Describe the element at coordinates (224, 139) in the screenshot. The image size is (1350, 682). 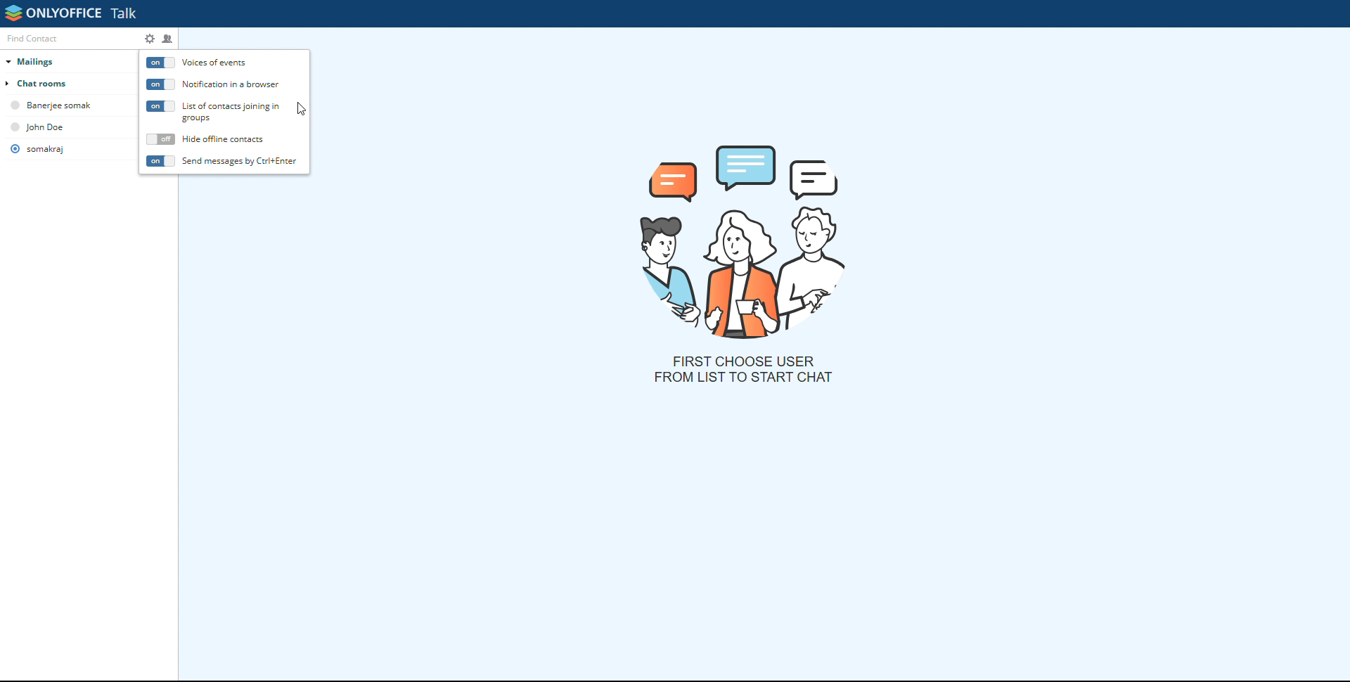
I see `hide offline contacts` at that location.